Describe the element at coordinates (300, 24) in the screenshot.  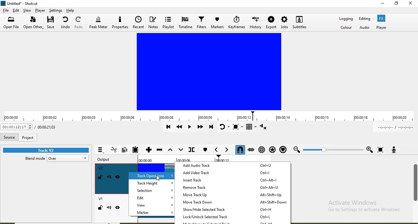
I see `Subtitles` at that location.